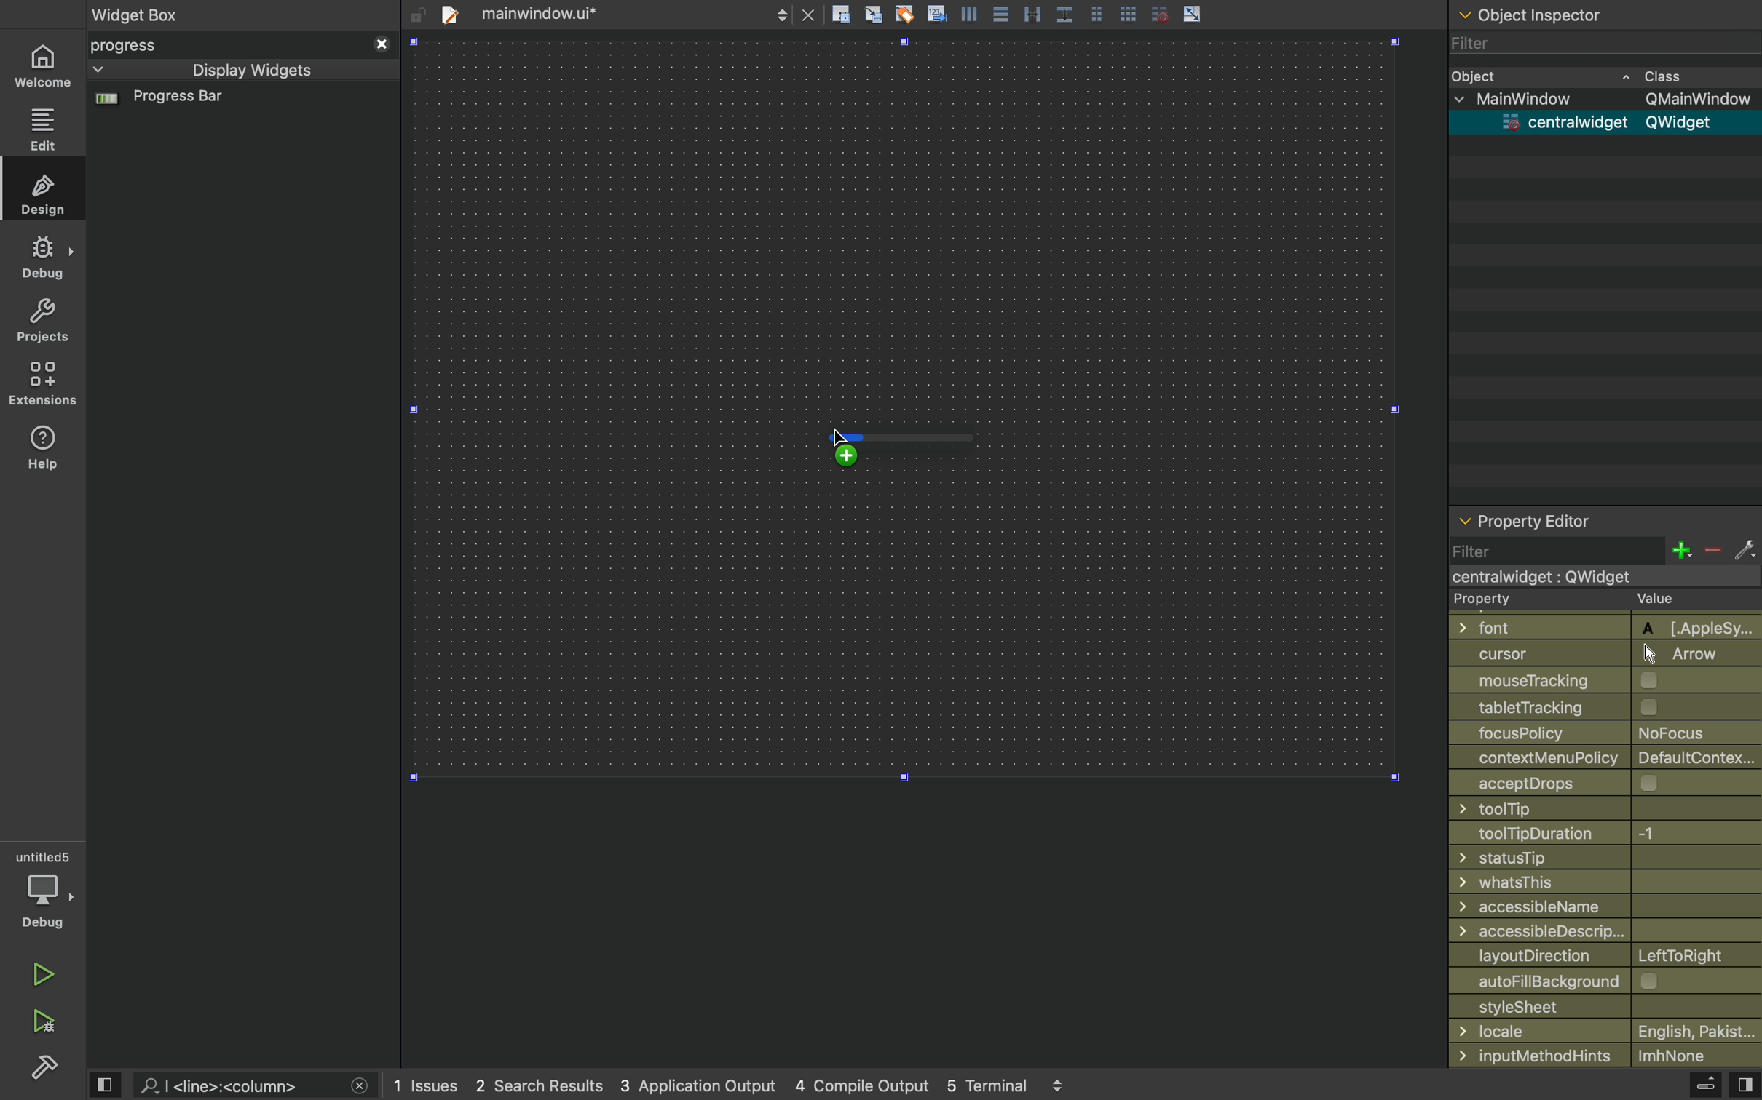 This screenshot has width=1762, height=1100. Describe the element at coordinates (1606, 706) in the screenshot. I see `tabletracking` at that location.